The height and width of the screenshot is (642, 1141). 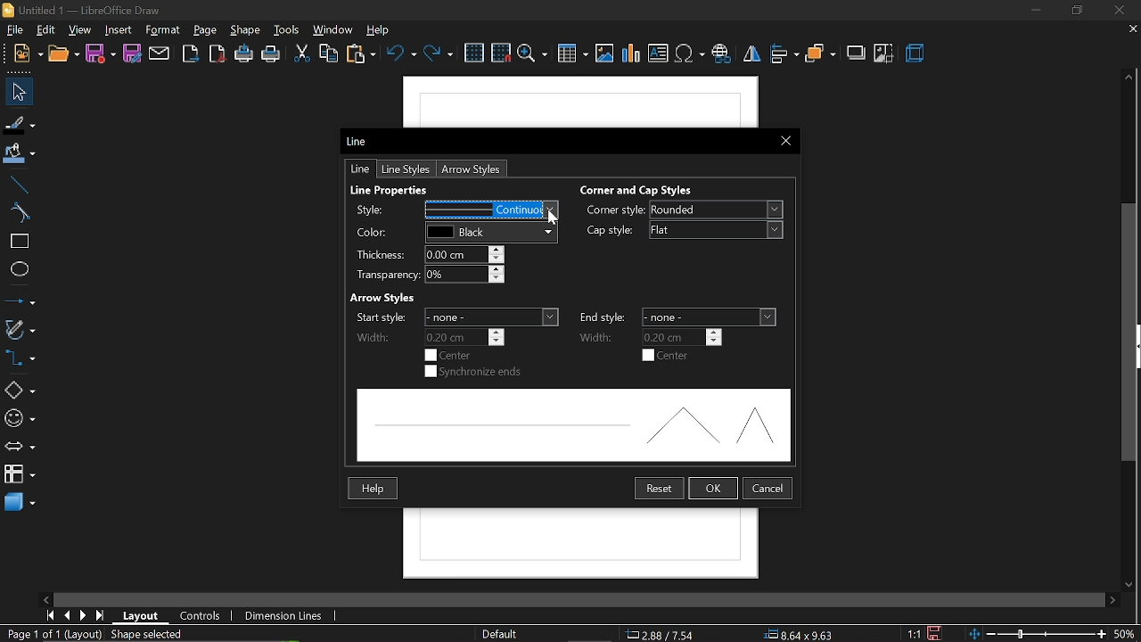 I want to click on thickness, so click(x=427, y=254).